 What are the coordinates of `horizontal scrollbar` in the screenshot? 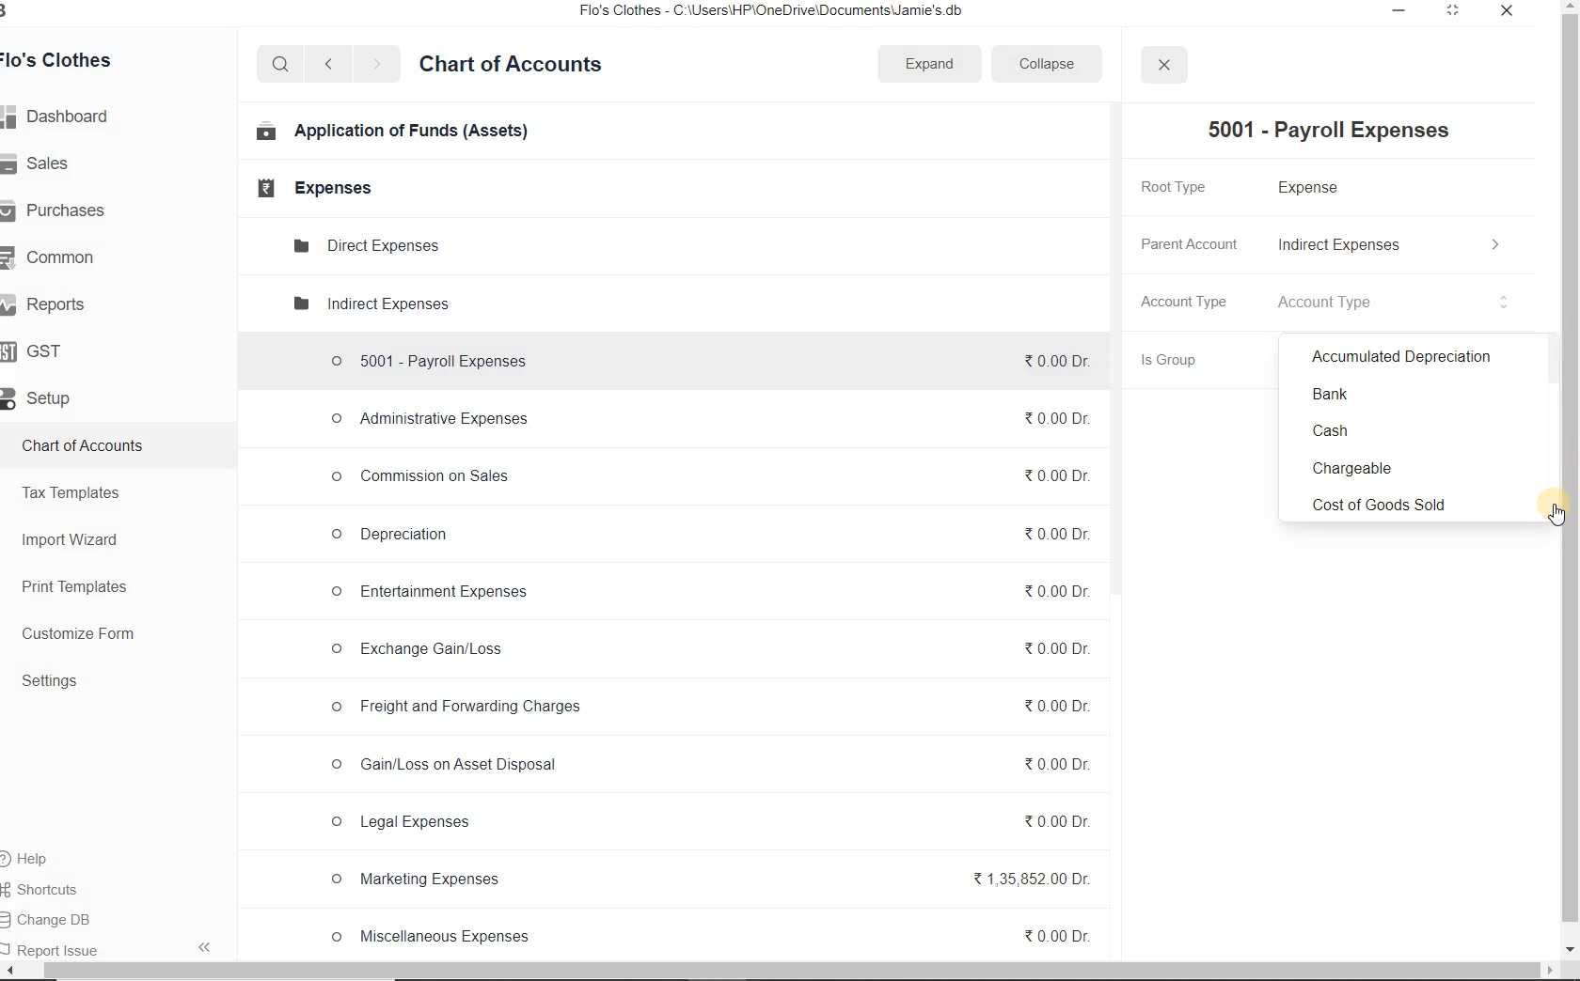 It's located at (770, 971).